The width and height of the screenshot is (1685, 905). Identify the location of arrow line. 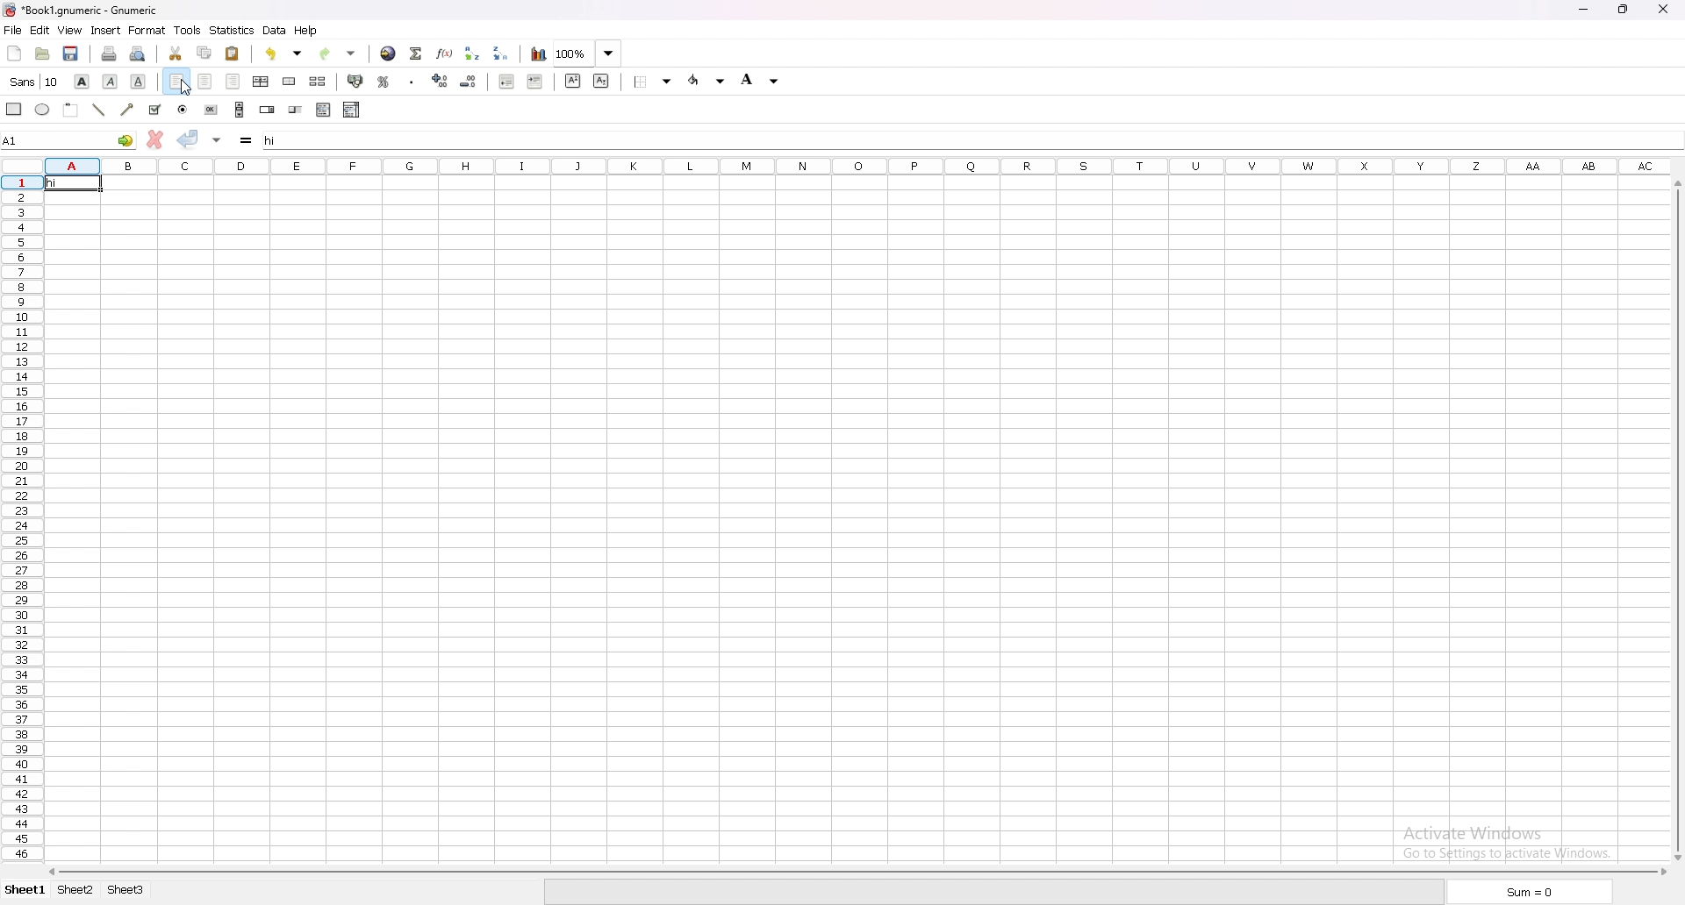
(129, 110).